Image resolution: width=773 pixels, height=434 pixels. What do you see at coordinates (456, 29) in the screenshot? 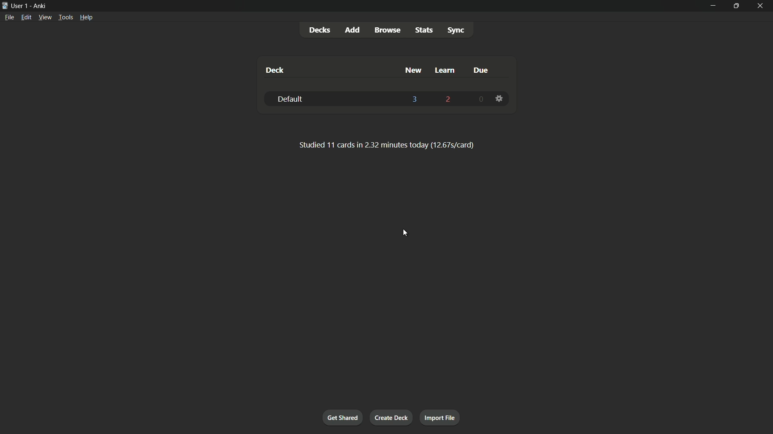
I see `sync` at bounding box center [456, 29].